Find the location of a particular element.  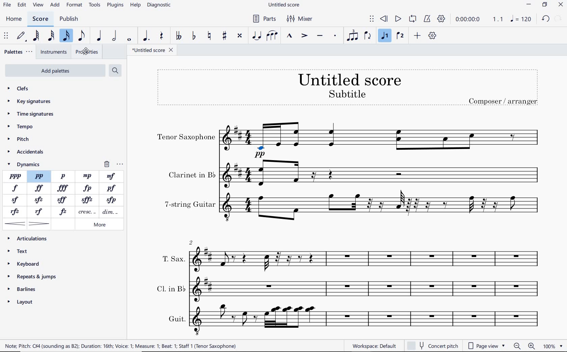

HALF NOTE is located at coordinates (114, 36).